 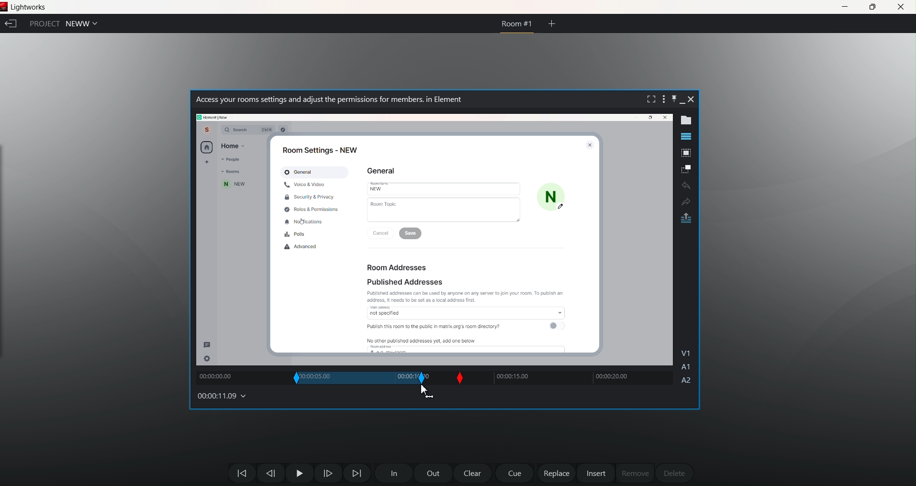 What do you see at coordinates (694, 99) in the screenshot?
I see `close` at bounding box center [694, 99].